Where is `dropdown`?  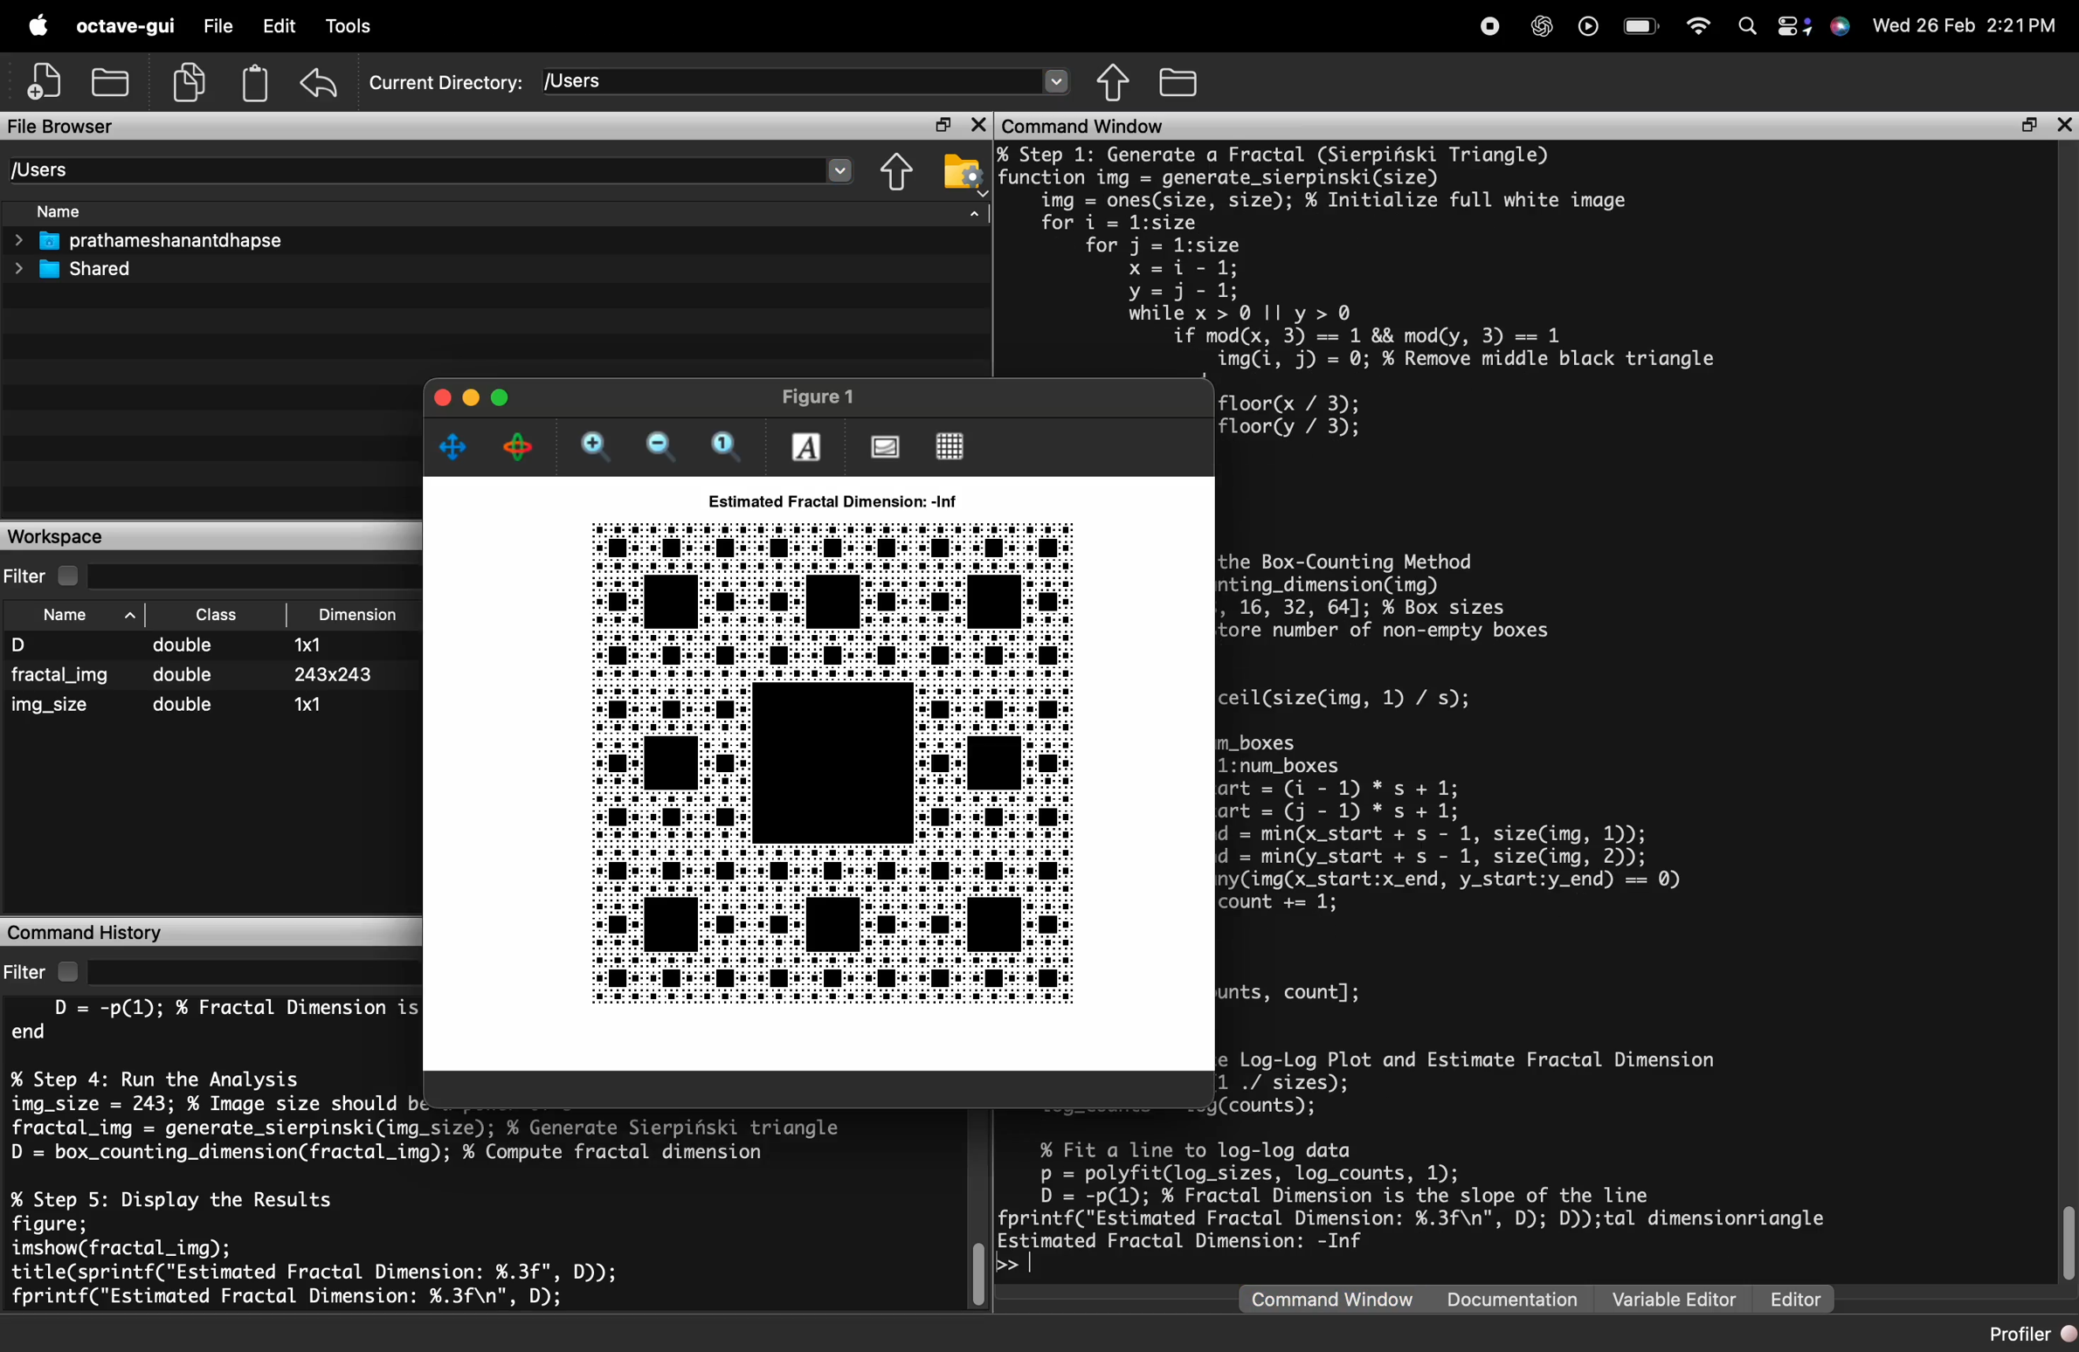
dropdown is located at coordinates (1060, 79).